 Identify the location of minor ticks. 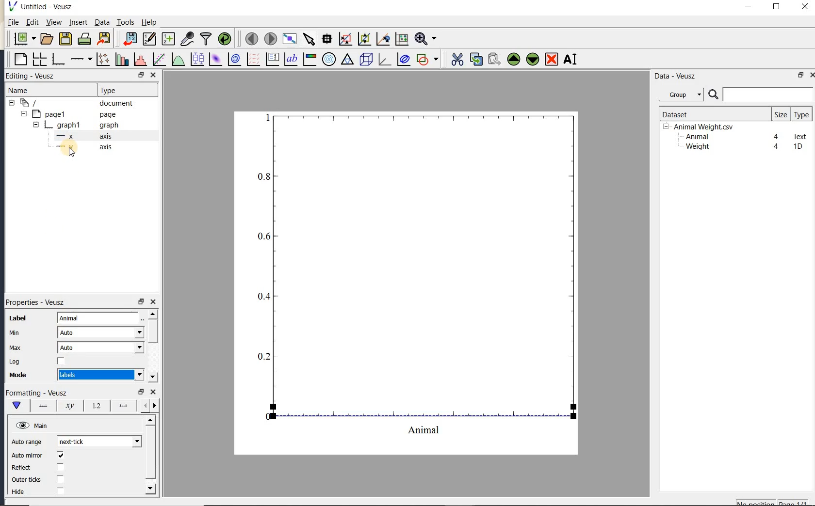
(148, 406).